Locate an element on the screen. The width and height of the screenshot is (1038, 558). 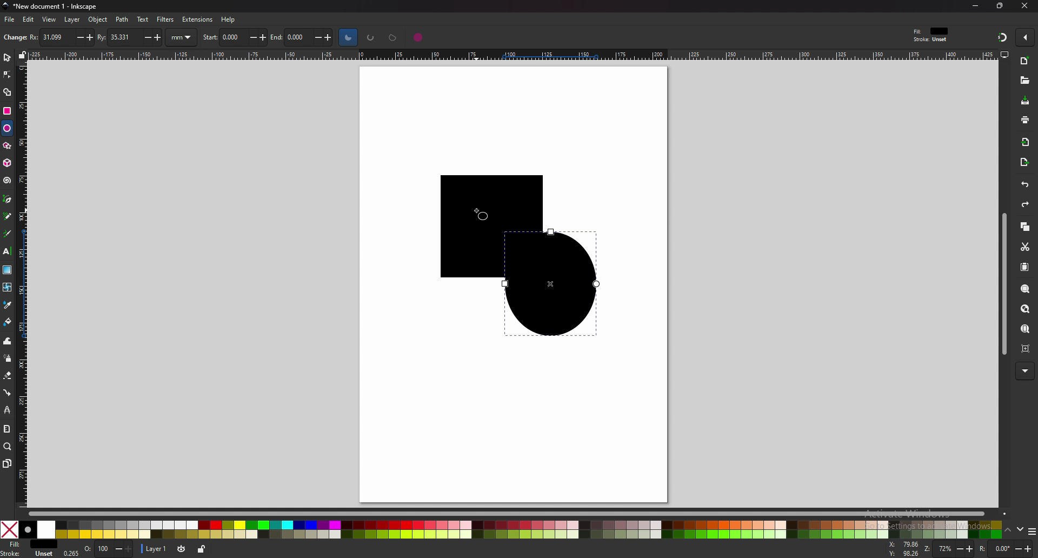
spiral is located at coordinates (8, 180).